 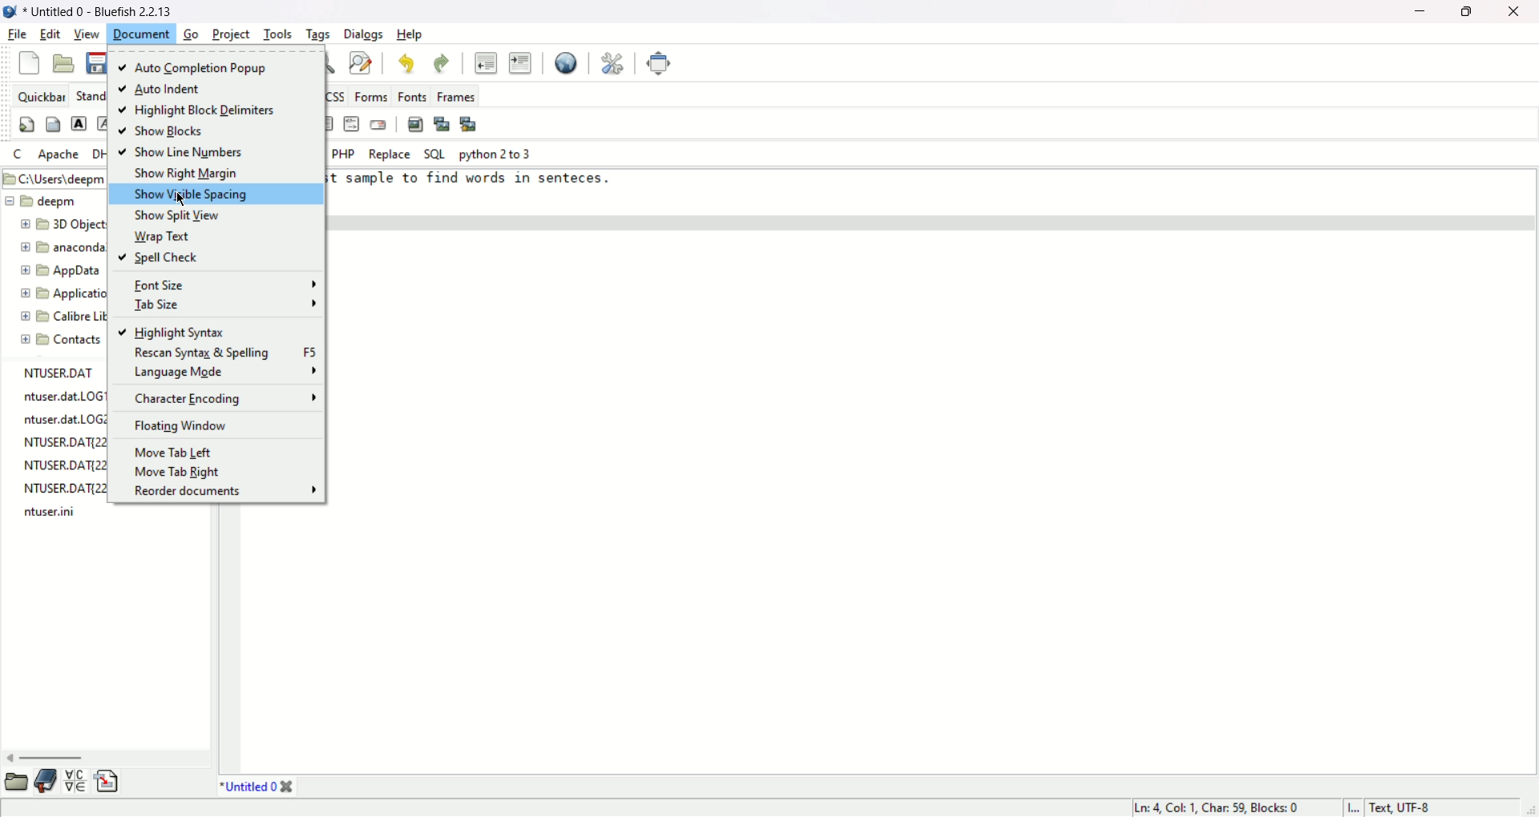 What do you see at coordinates (1530, 810) in the screenshot?
I see `Drag to change size` at bounding box center [1530, 810].